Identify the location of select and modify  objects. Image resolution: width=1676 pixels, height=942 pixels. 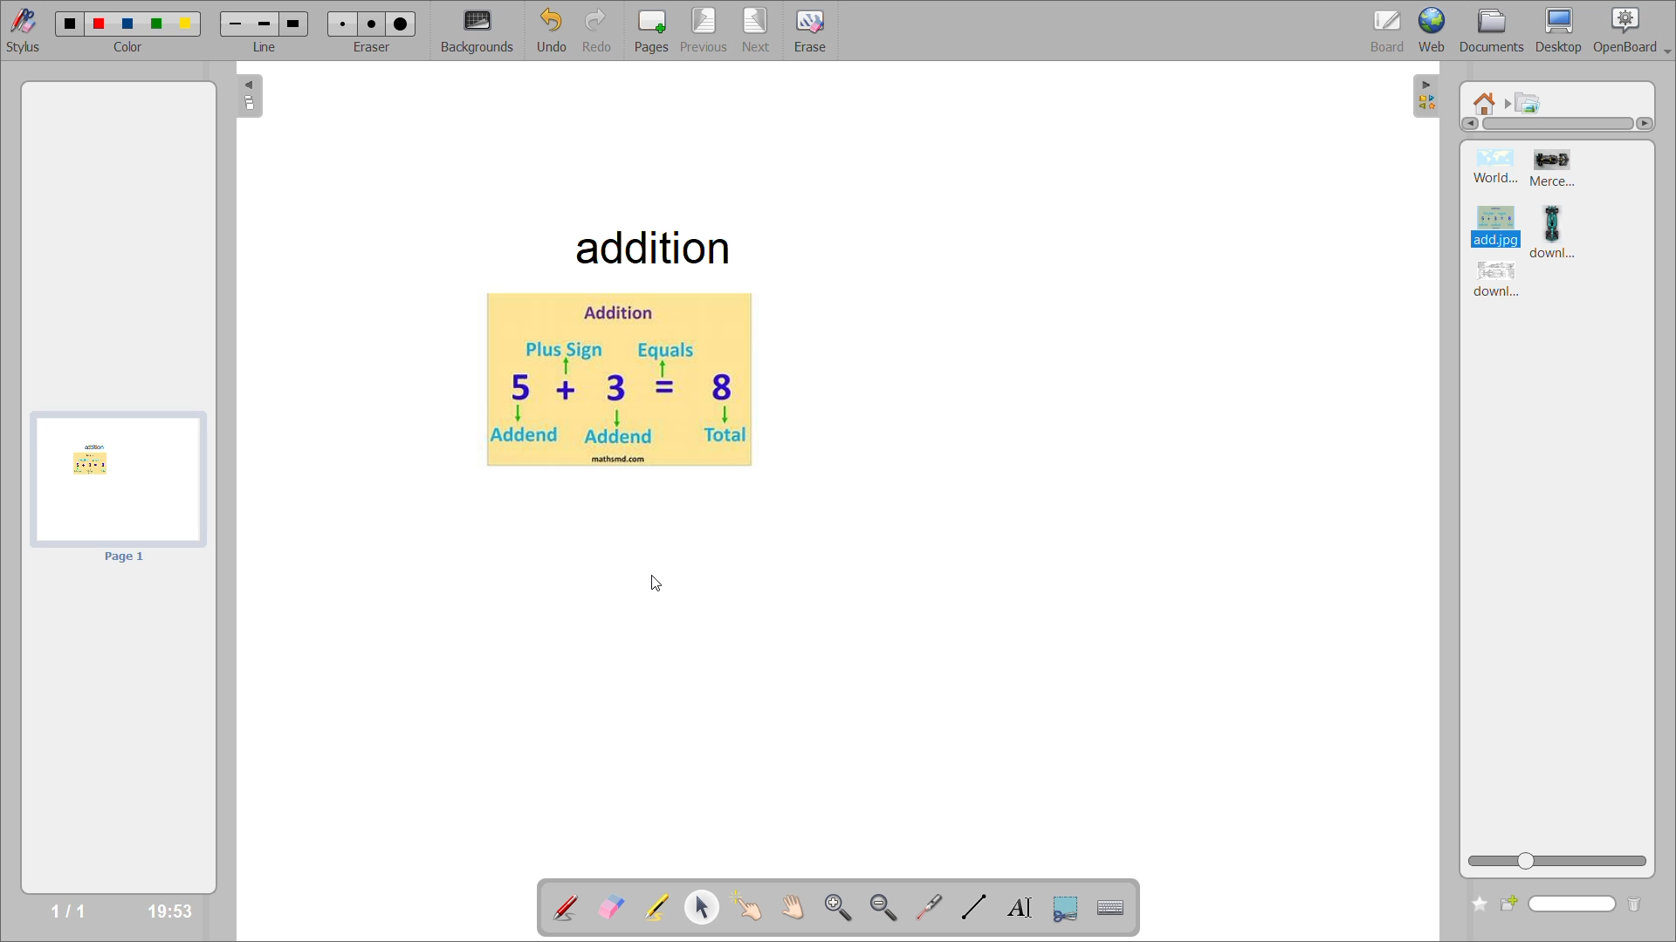
(706, 909).